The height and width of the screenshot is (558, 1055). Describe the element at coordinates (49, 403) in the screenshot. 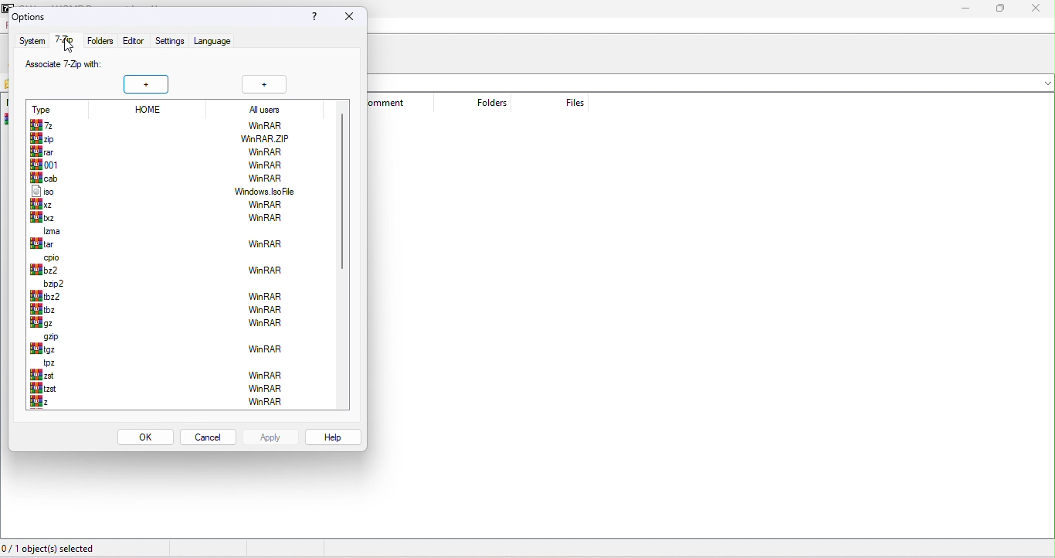

I see `z` at that location.